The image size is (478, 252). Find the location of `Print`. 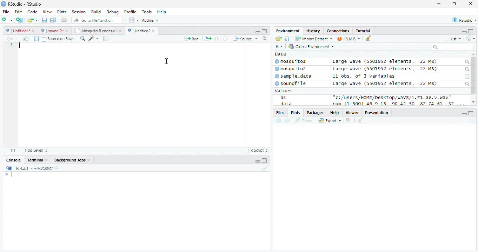

Print is located at coordinates (64, 20).